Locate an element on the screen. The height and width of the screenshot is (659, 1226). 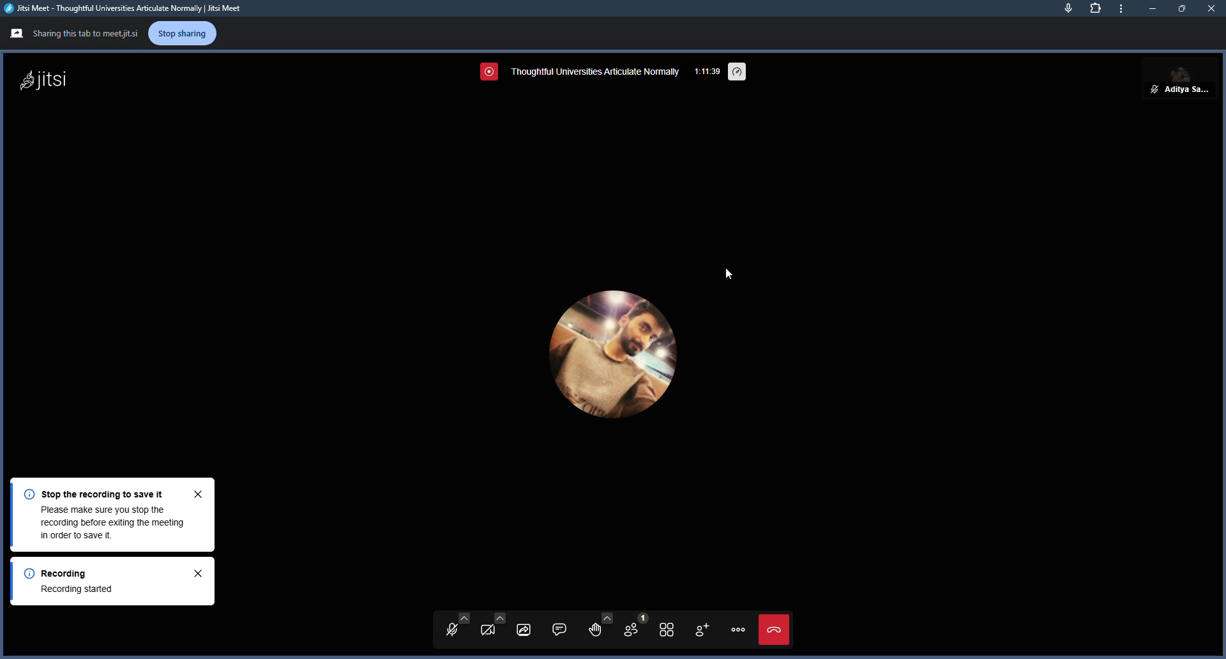
close is located at coordinates (199, 573).